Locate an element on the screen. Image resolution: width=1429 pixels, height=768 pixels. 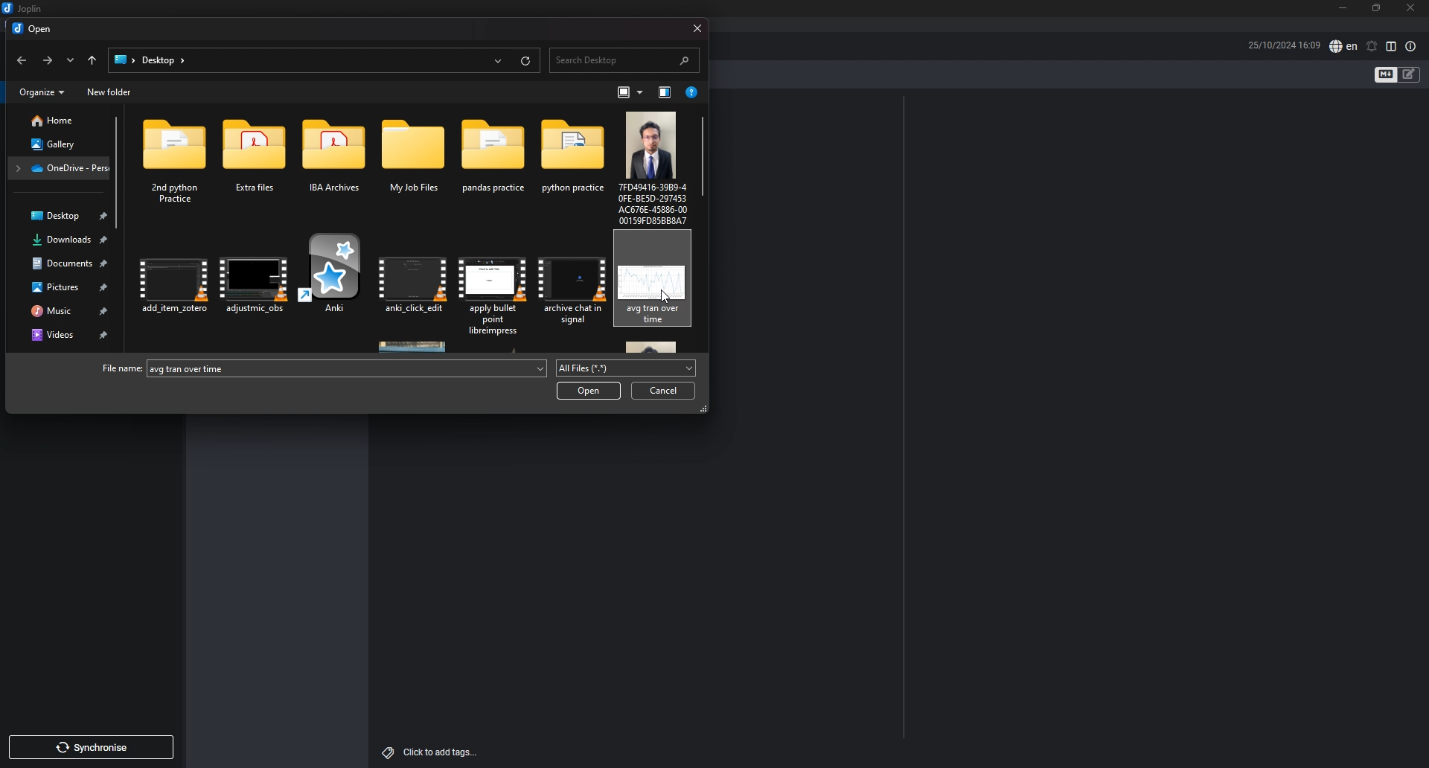
forward is located at coordinates (45, 60).